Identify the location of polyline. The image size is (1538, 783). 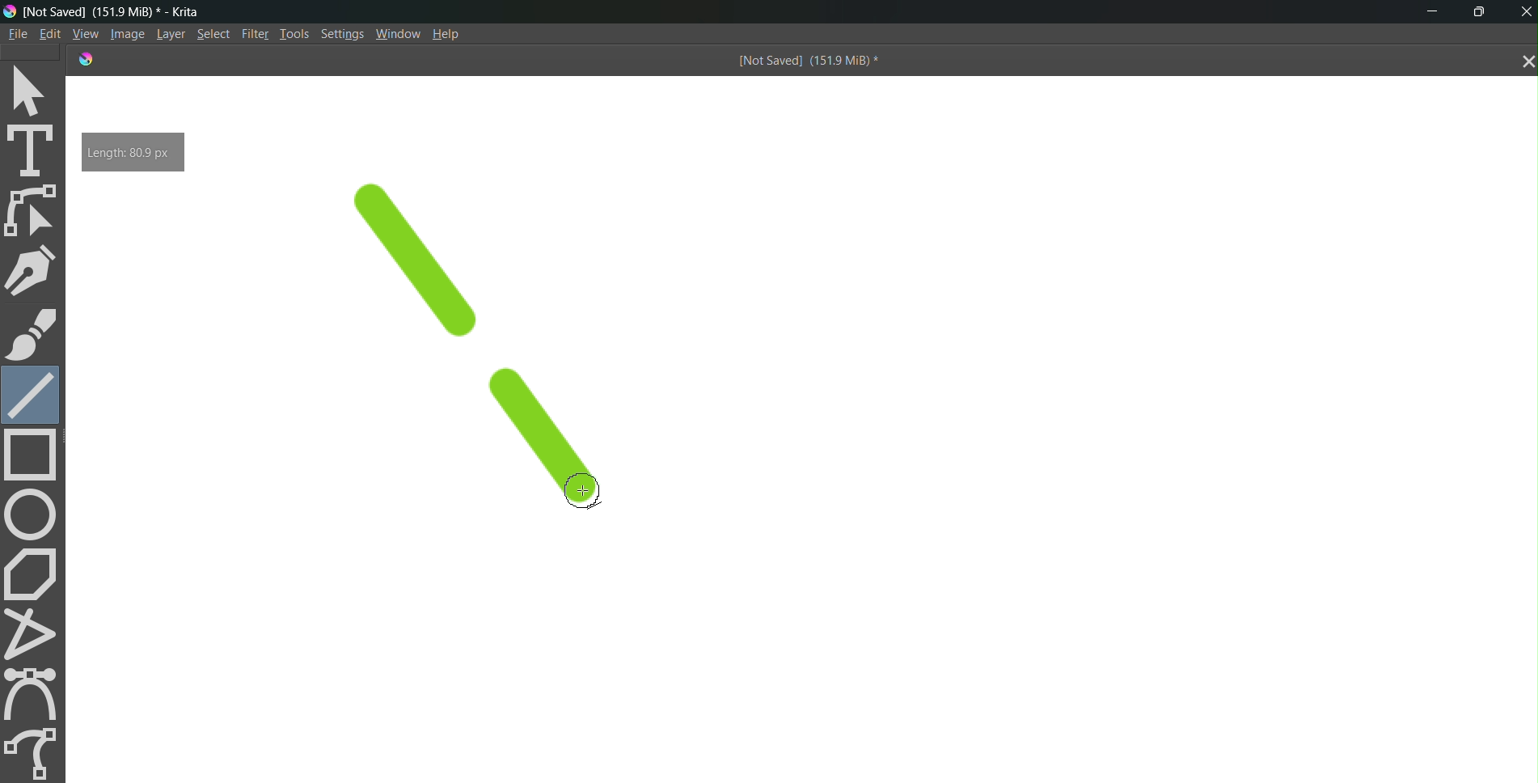
(36, 633).